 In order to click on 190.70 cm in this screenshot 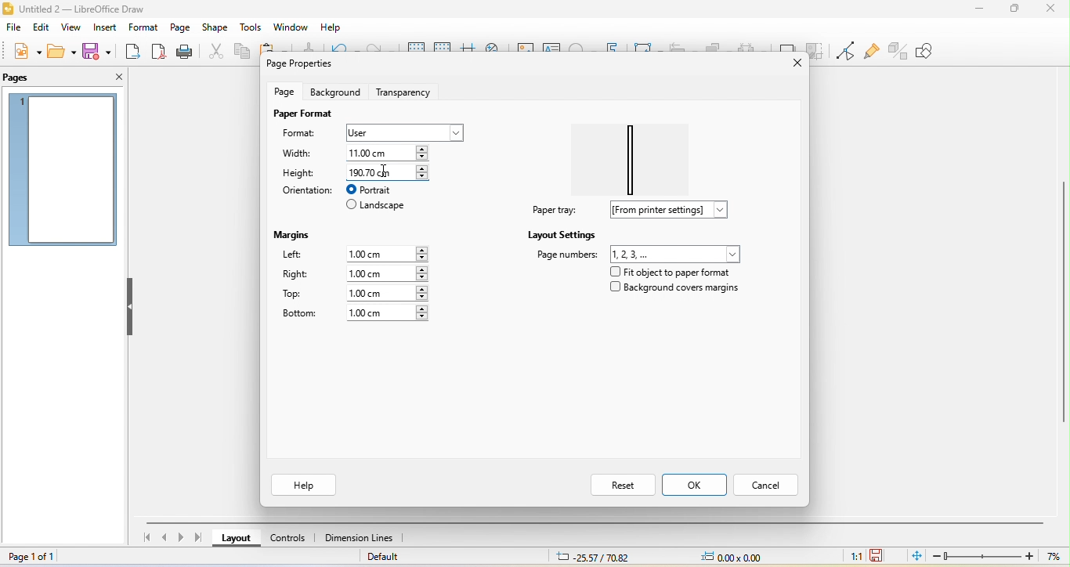, I will do `click(388, 171)`.